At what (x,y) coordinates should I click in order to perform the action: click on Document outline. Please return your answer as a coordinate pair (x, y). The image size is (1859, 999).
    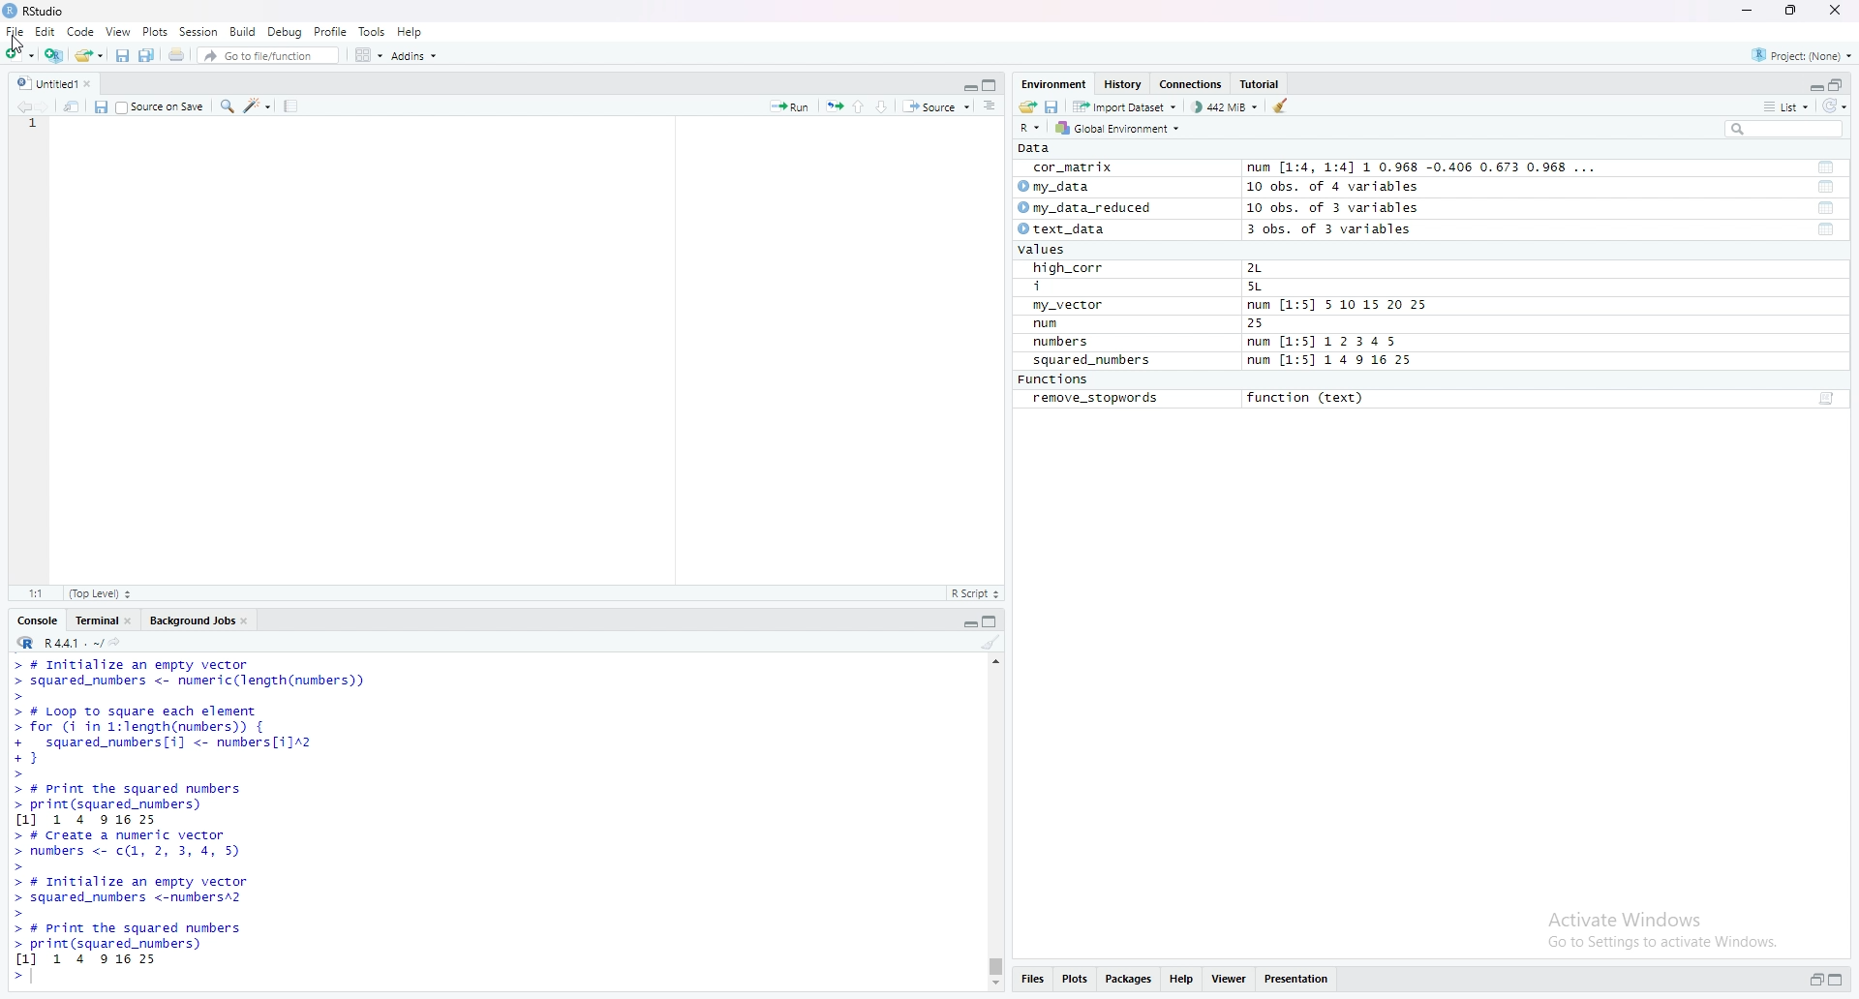
    Looking at the image, I should click on (991, 107).